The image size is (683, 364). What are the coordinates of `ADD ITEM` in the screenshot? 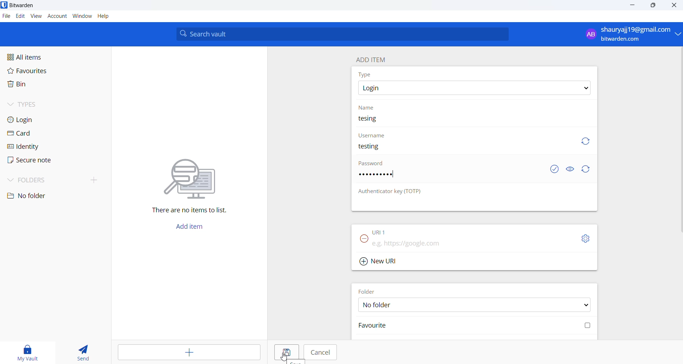 It's located at (374, 58).